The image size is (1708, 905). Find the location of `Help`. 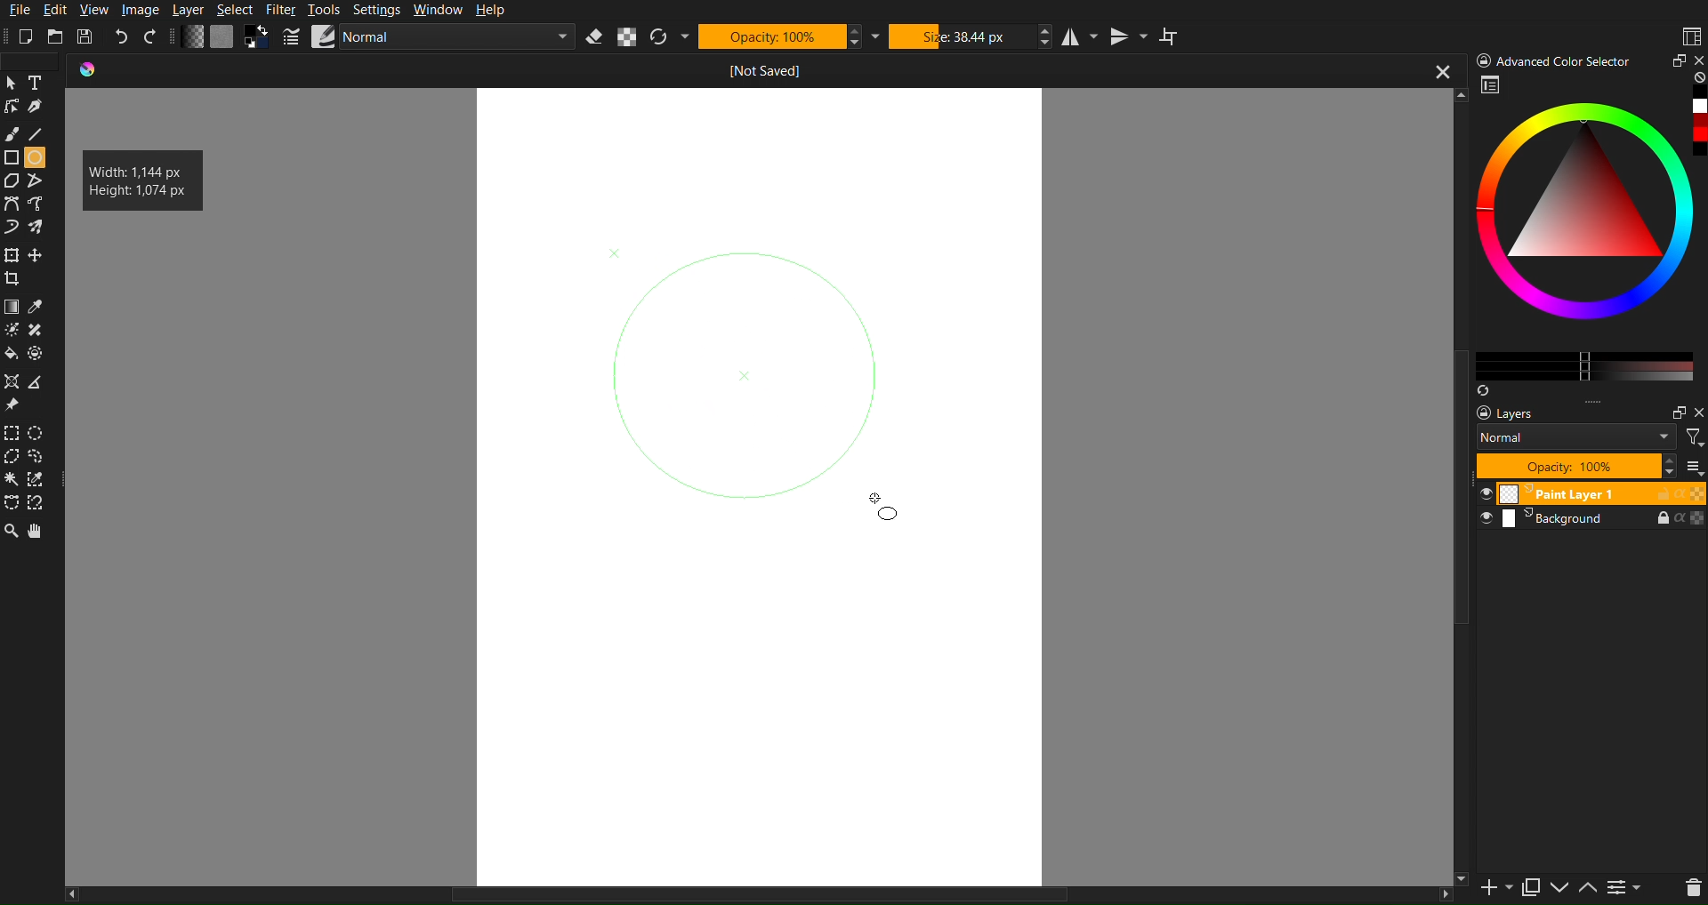

Help is located at coordinates (496, 11).